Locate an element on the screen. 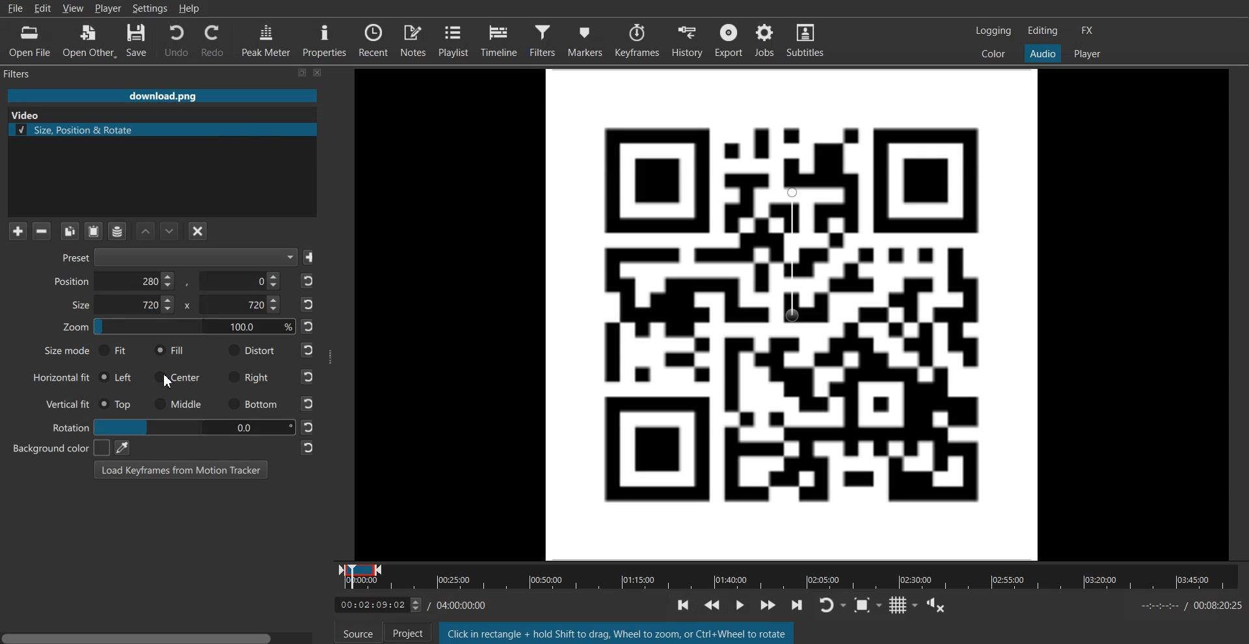 The width and height of the screenshot is (1249, 644). Switch to the color layout is located at coordinates (994, 54).